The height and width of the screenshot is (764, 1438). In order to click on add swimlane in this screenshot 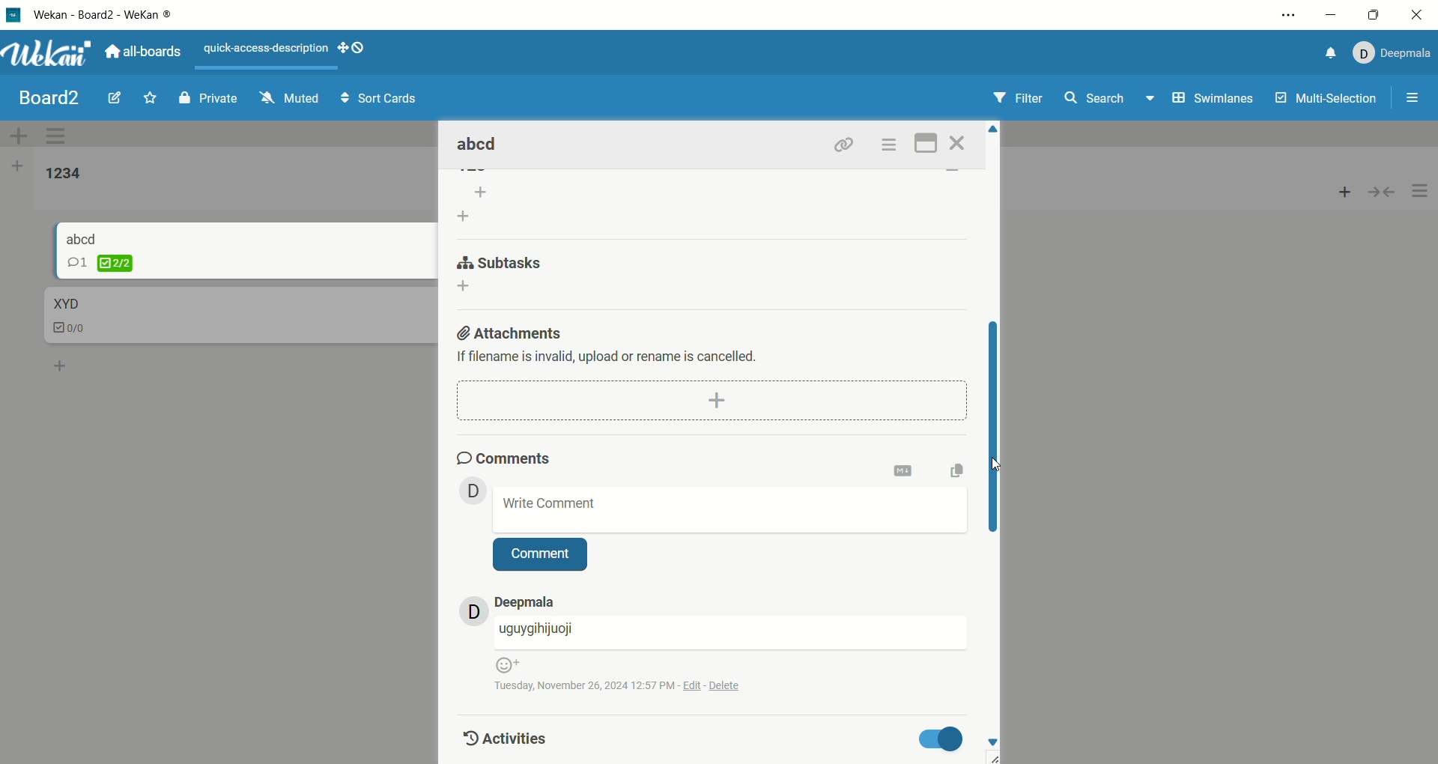, I will do `click(19, 136)`.